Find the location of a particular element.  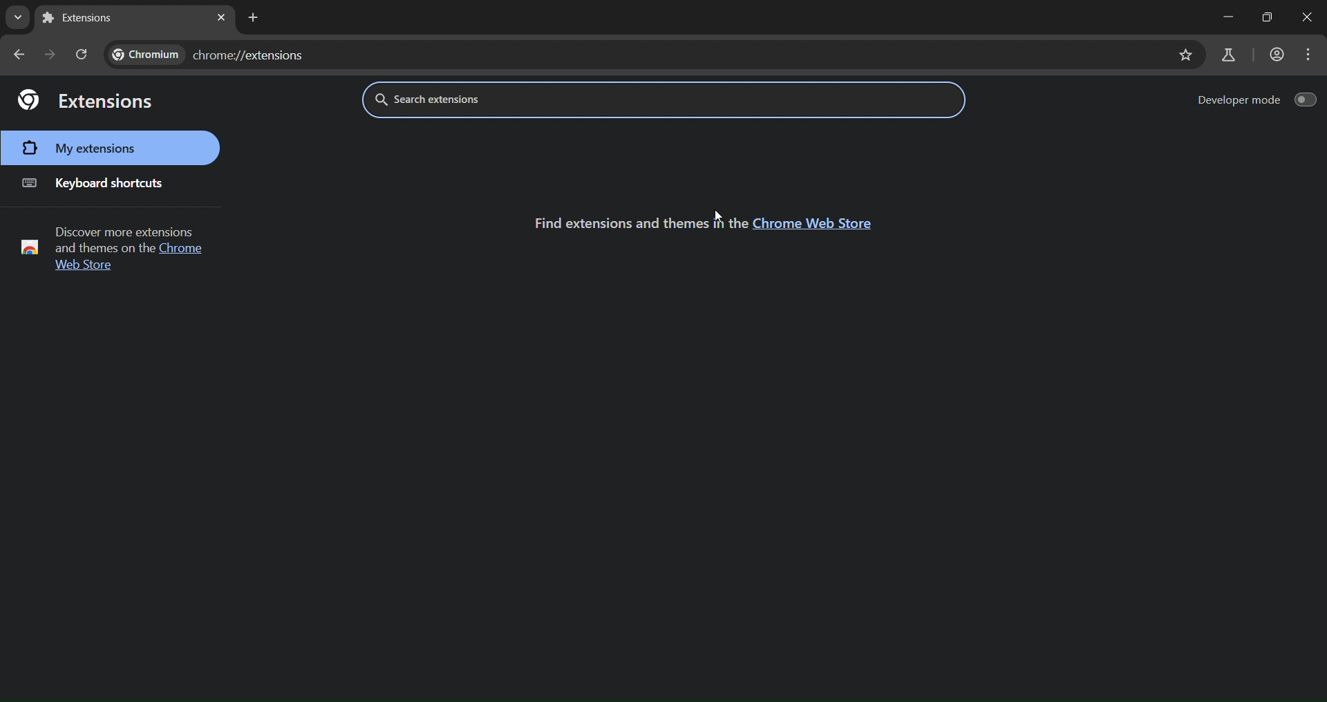

extensions is located at coordinates (88, 99).